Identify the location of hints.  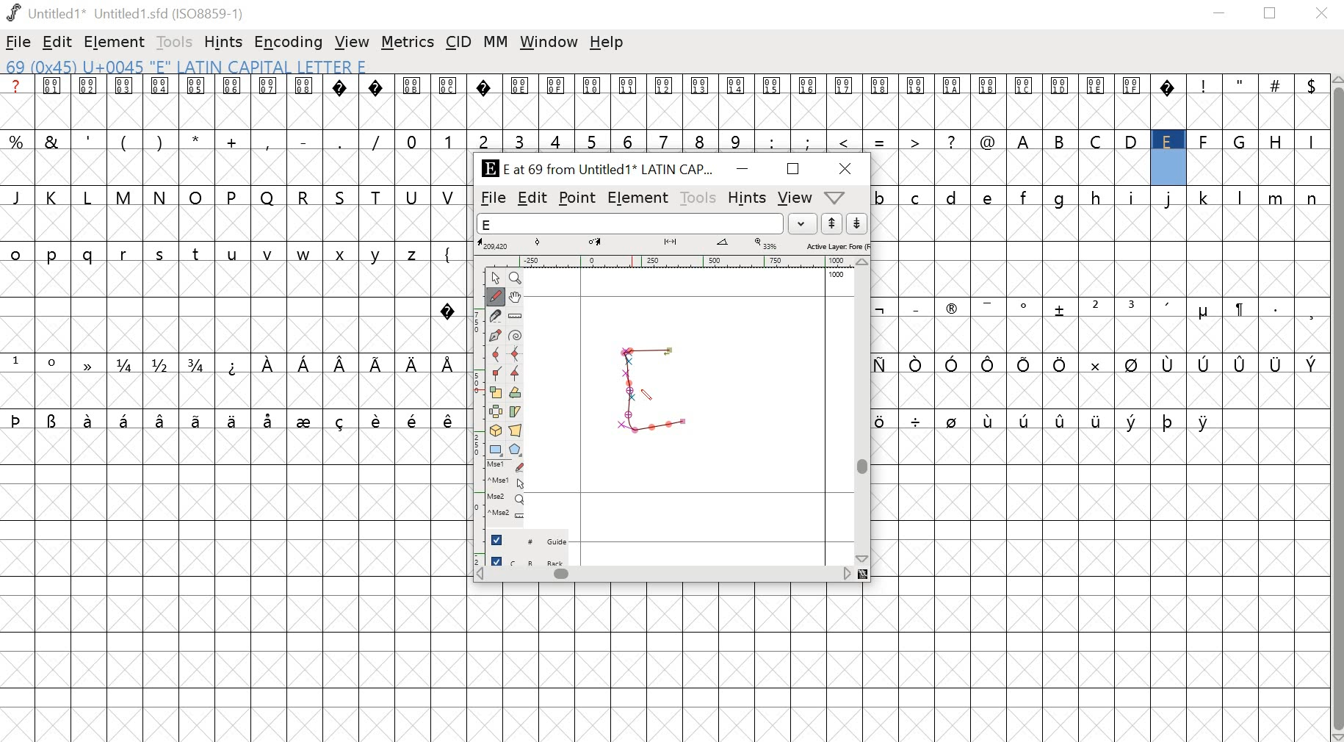
(224, 43).